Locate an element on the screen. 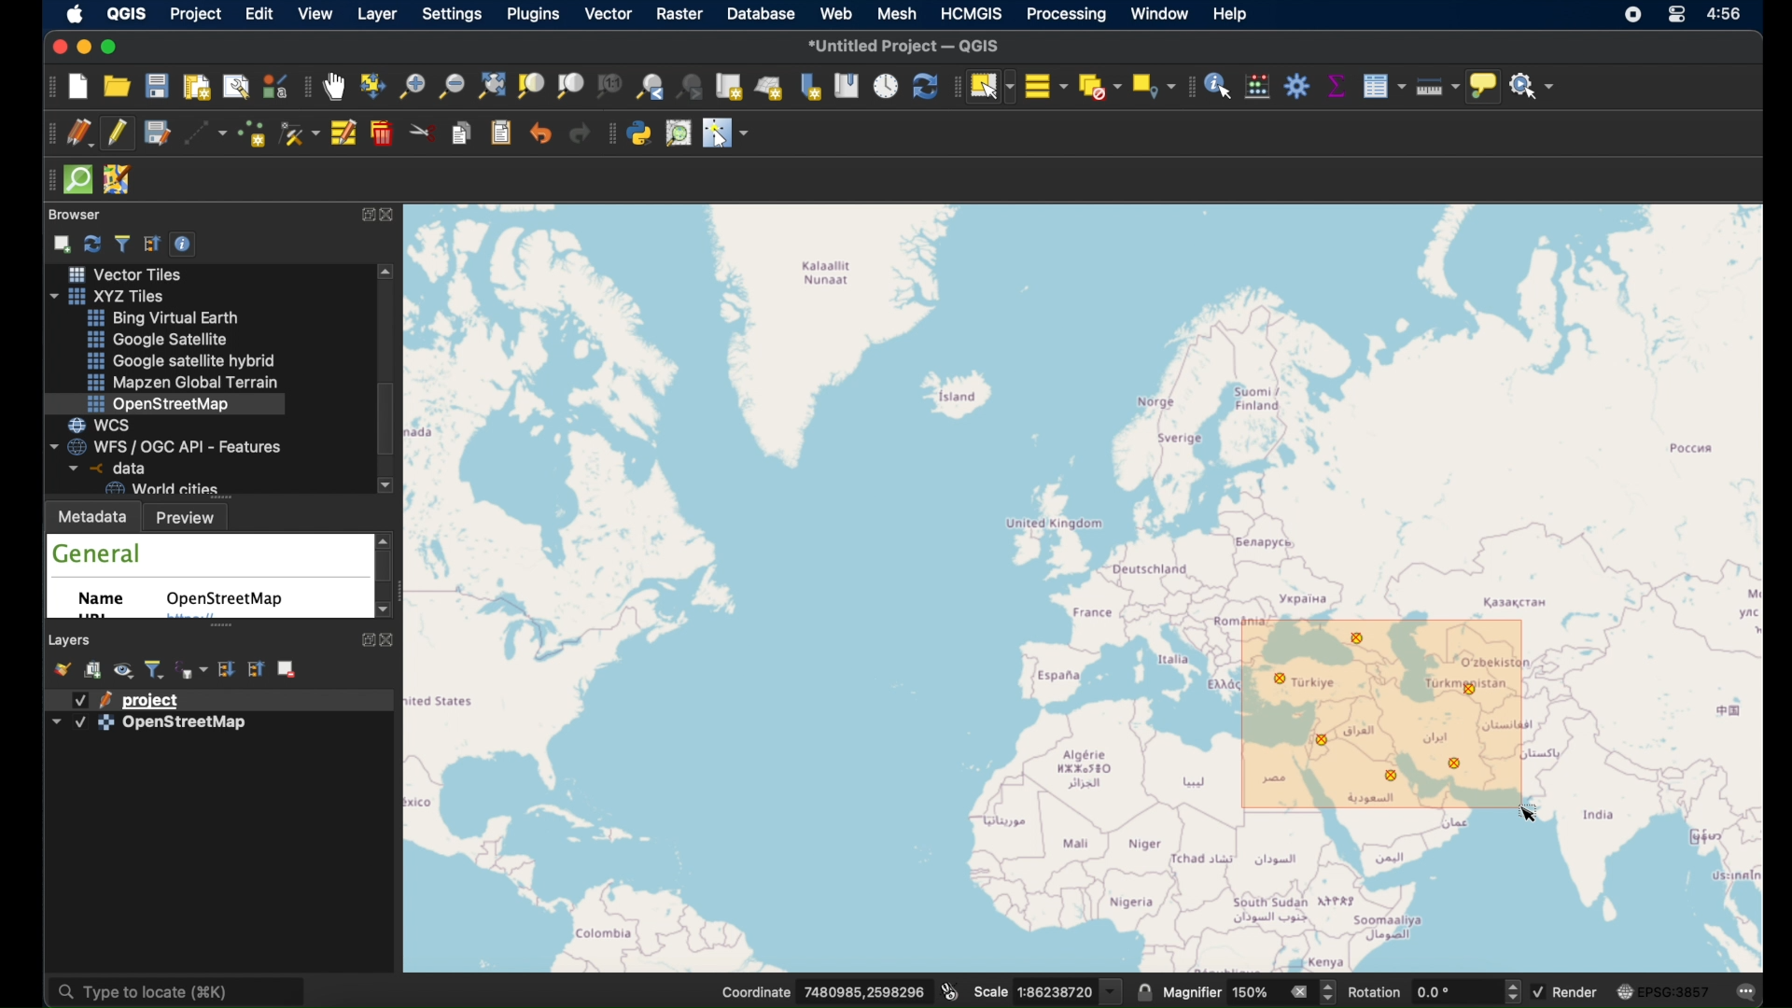 Image resolution: width=1792 pixels, height=1008 pixels. delete selected is located at coordinates (384, 133).